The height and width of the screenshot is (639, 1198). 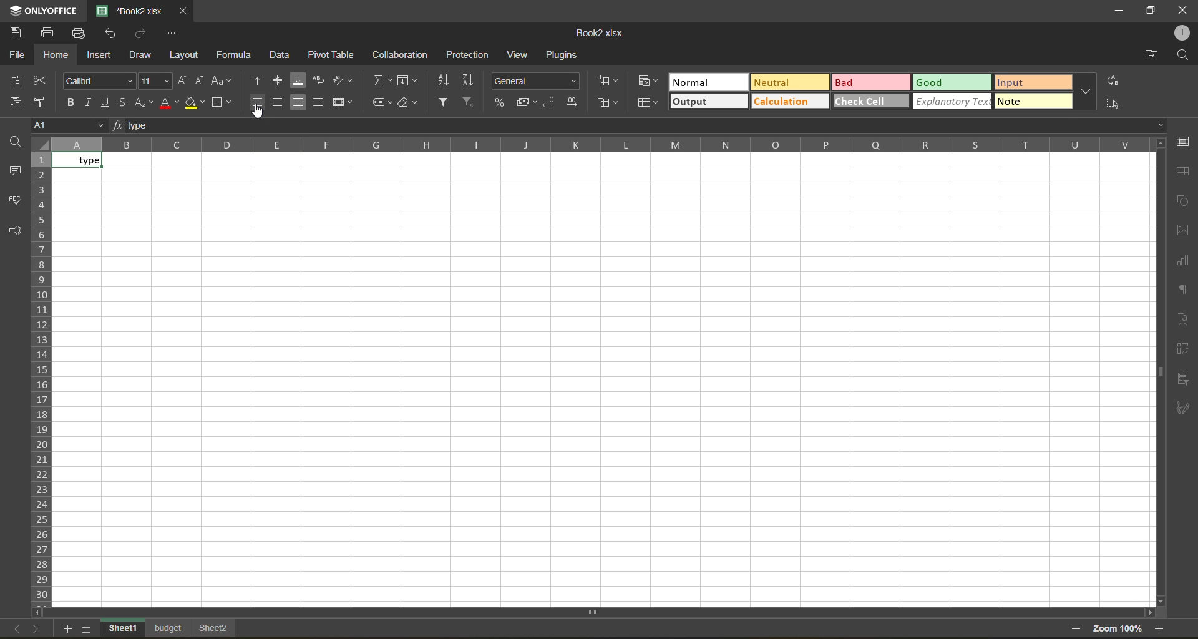 What do you see at coordinates (341, 80) in the screenshot?
I see `orientation` at bounding box center [341, 80].